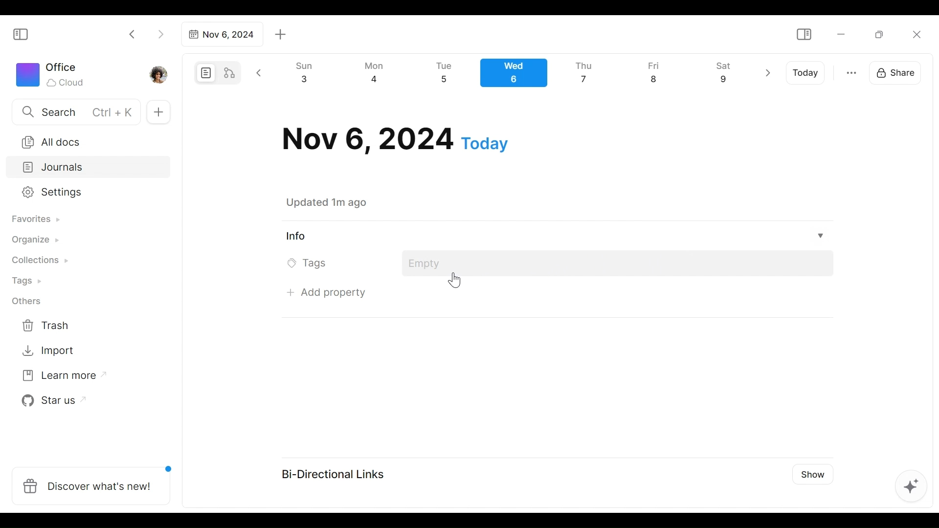 Image resolution: width=939 pixels, height=528 pixels. I want to click on Calendar, so click(518, 75).